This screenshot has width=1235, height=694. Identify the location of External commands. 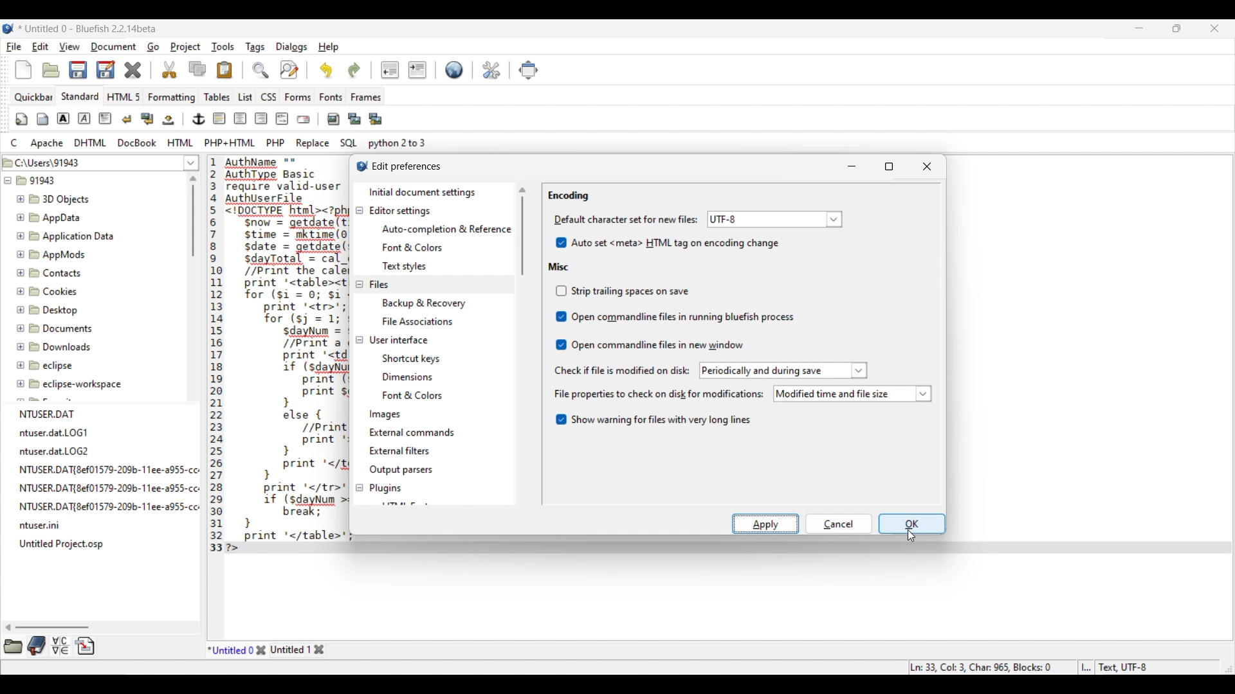
(413, 432).